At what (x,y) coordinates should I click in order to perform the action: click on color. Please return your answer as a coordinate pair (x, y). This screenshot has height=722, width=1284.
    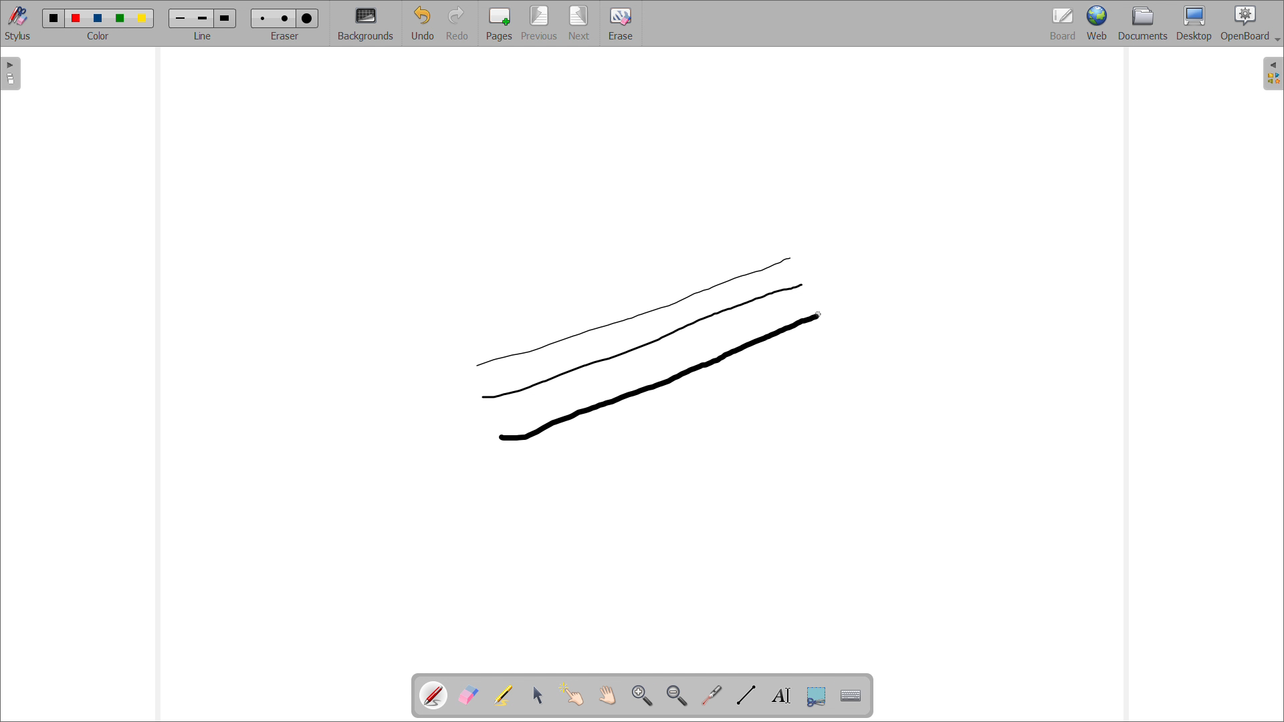
    Looking at the image, I should click on (100, 18).